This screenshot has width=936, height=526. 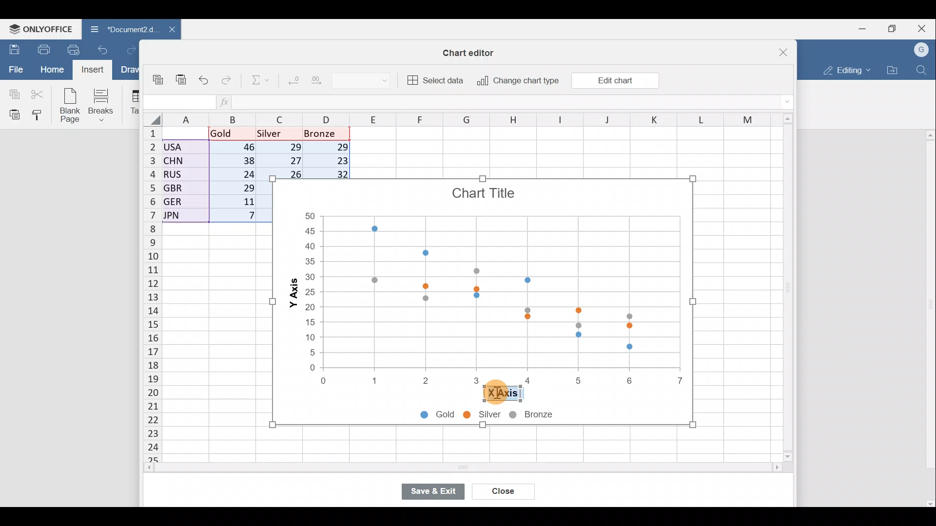 What do you see at coordinates (95, 71) in the screenshot?
I see `Cursor on Insert` at bounding box center [95, 71].